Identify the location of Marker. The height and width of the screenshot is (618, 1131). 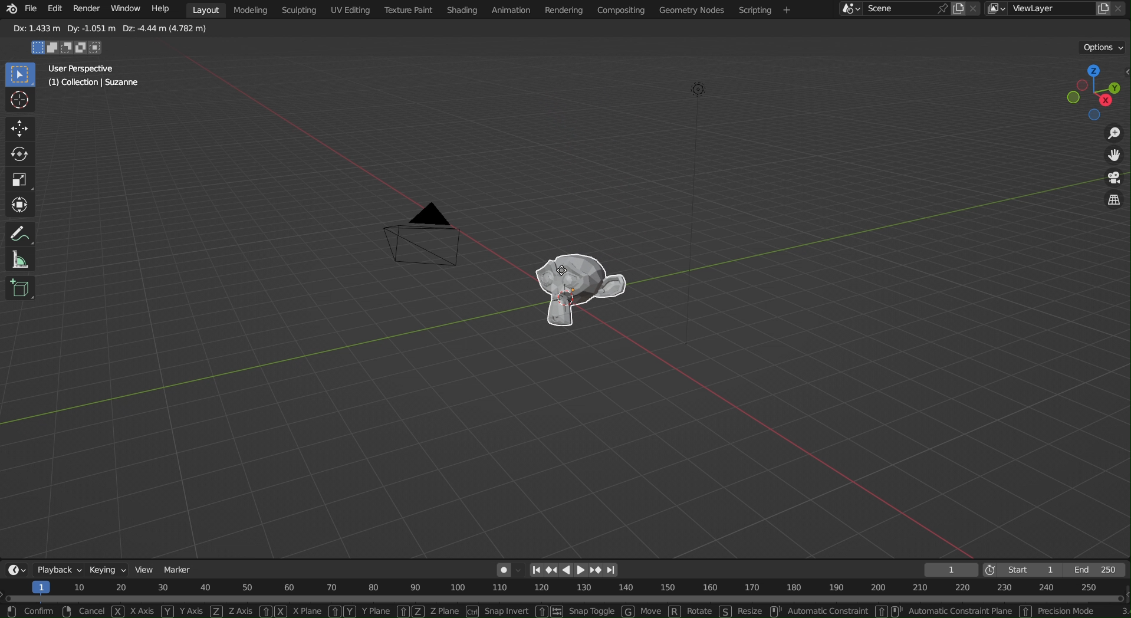
(179, 570).